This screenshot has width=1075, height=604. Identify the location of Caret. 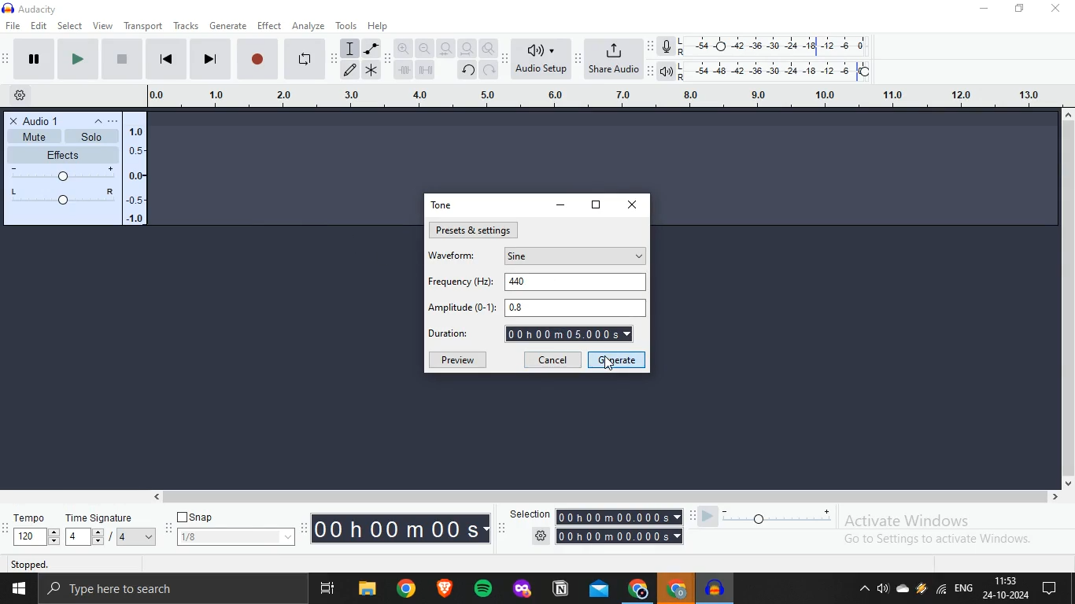
(94, 121).